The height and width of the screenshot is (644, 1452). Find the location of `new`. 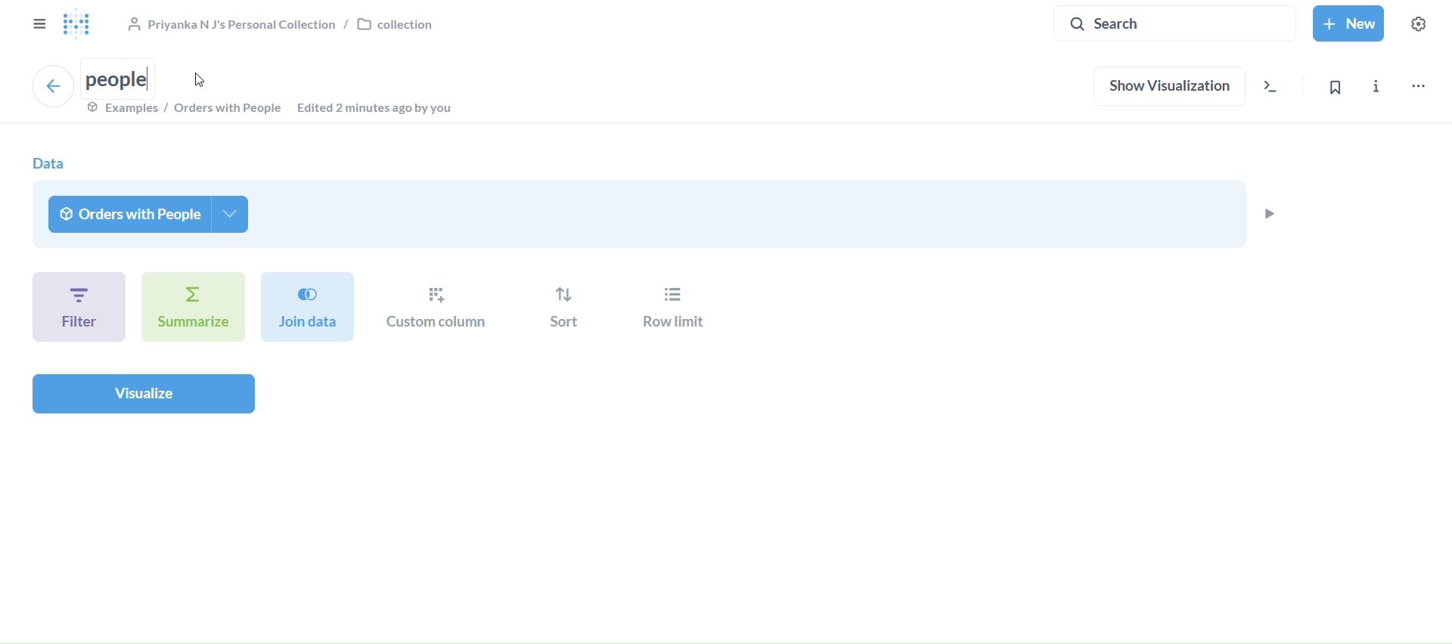

new is located at coordinates (1350, 24).